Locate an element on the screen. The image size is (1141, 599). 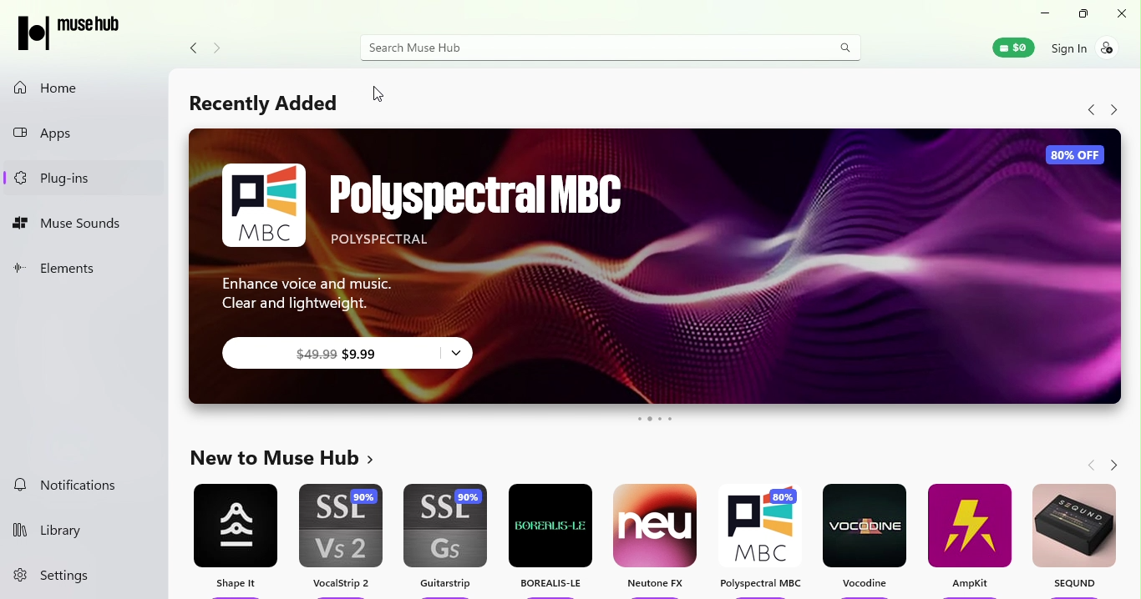
Borealis-le is located at coordinates (550, 541).